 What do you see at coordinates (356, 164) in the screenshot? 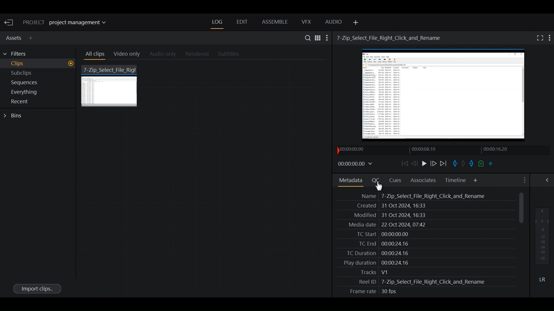
I see `Timecodes and reels` at bounding box center [356, 164].